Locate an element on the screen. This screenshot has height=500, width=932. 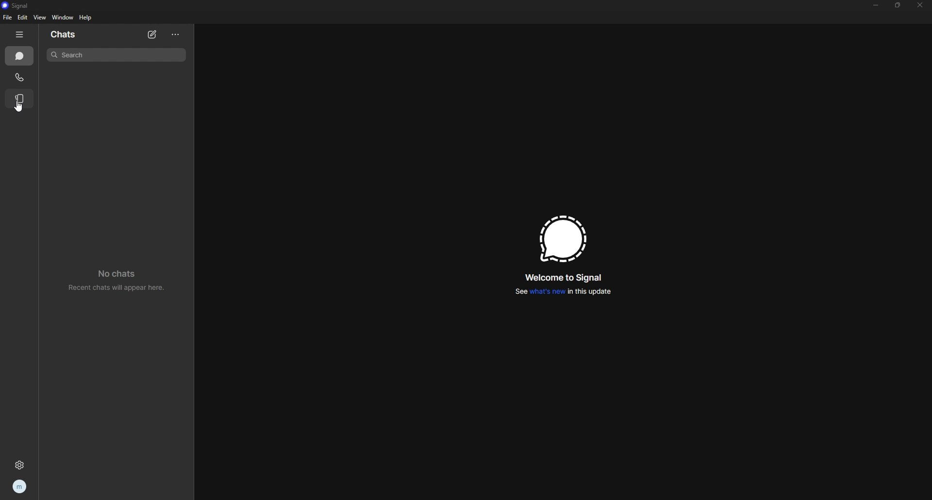
help is located at coordinates (86, 17).